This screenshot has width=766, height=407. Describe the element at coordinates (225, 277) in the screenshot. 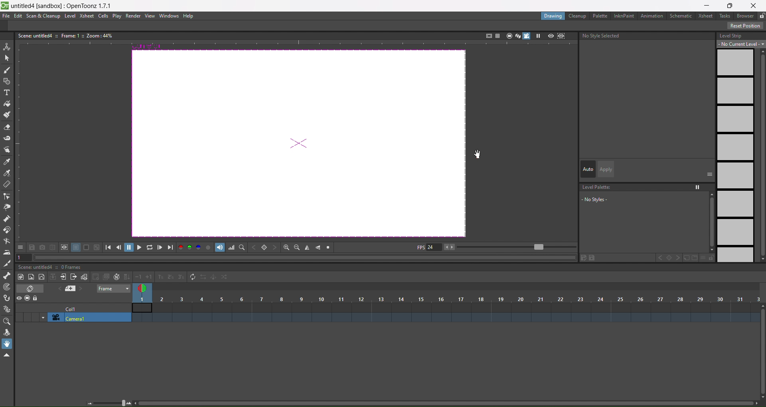

I see `random` at that location.